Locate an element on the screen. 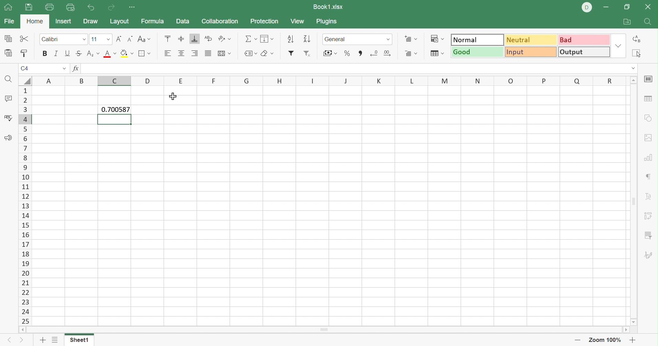 Image resolution: width=658 pixels, height=346 pixels. Book1.xlsx is located at coordinates (329, 7).